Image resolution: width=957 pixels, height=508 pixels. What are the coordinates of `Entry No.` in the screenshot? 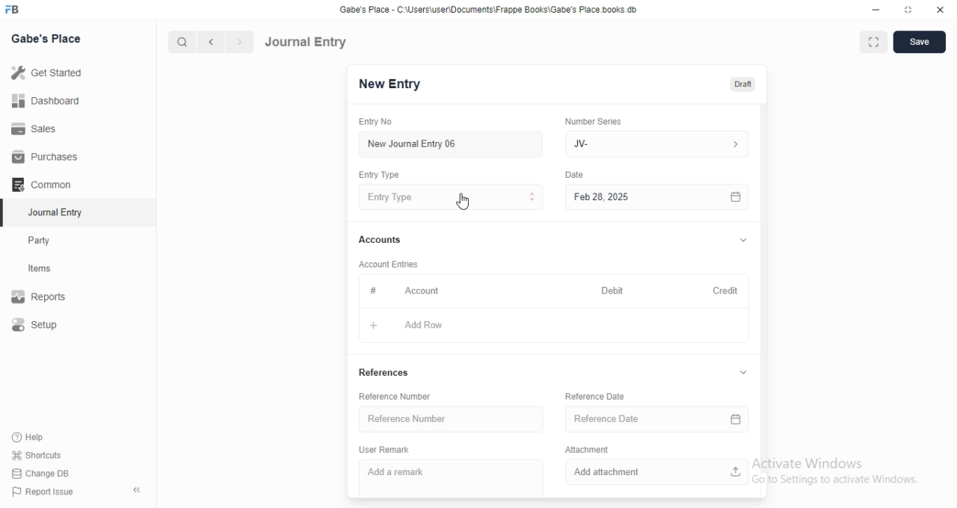 It's located at (380, 122).